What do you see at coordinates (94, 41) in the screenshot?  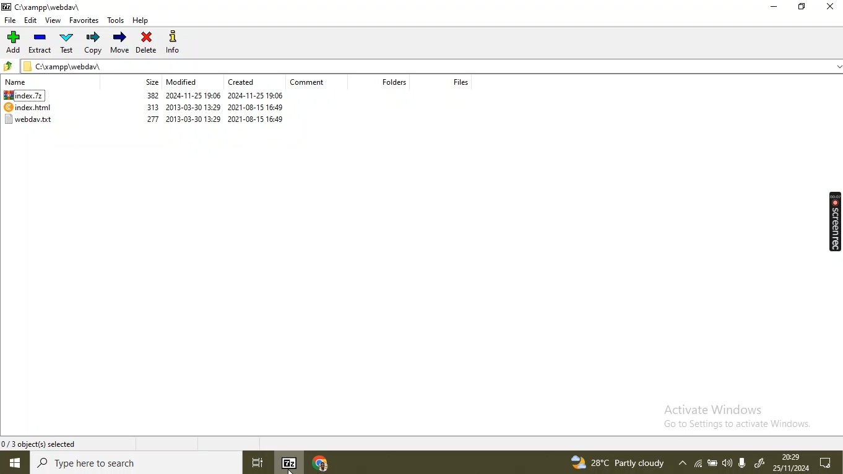 I see `copy` at bounding box center [94, 41].